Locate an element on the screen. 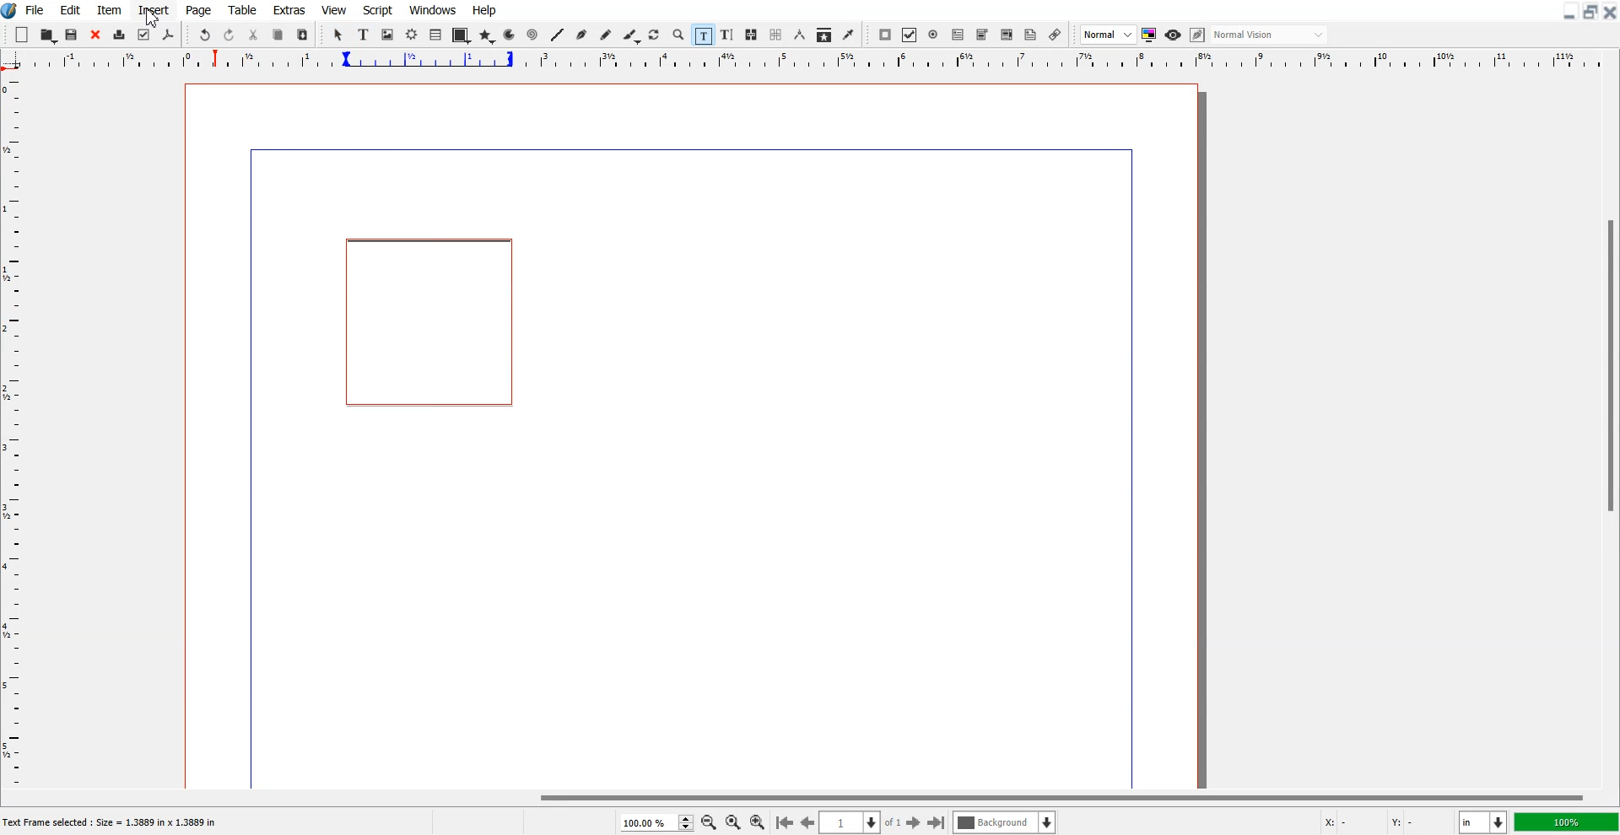 This screenshot has height=835, width=1620. Cursor is located at coordinates (153, 18).